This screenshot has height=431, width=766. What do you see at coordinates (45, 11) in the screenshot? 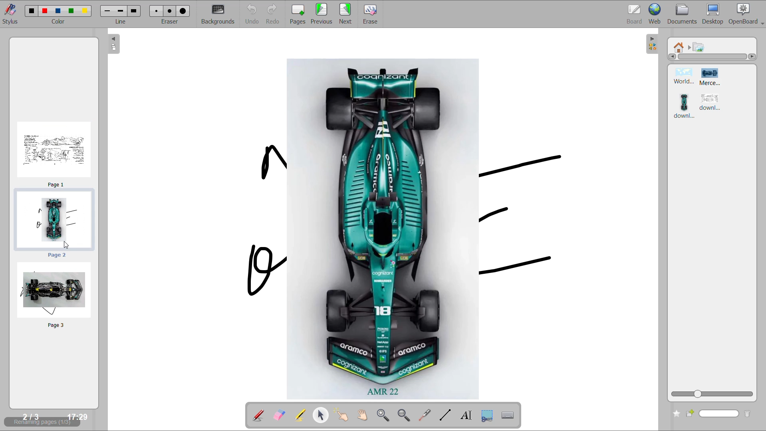
I see `color 2` at bounding box center [45, 11].